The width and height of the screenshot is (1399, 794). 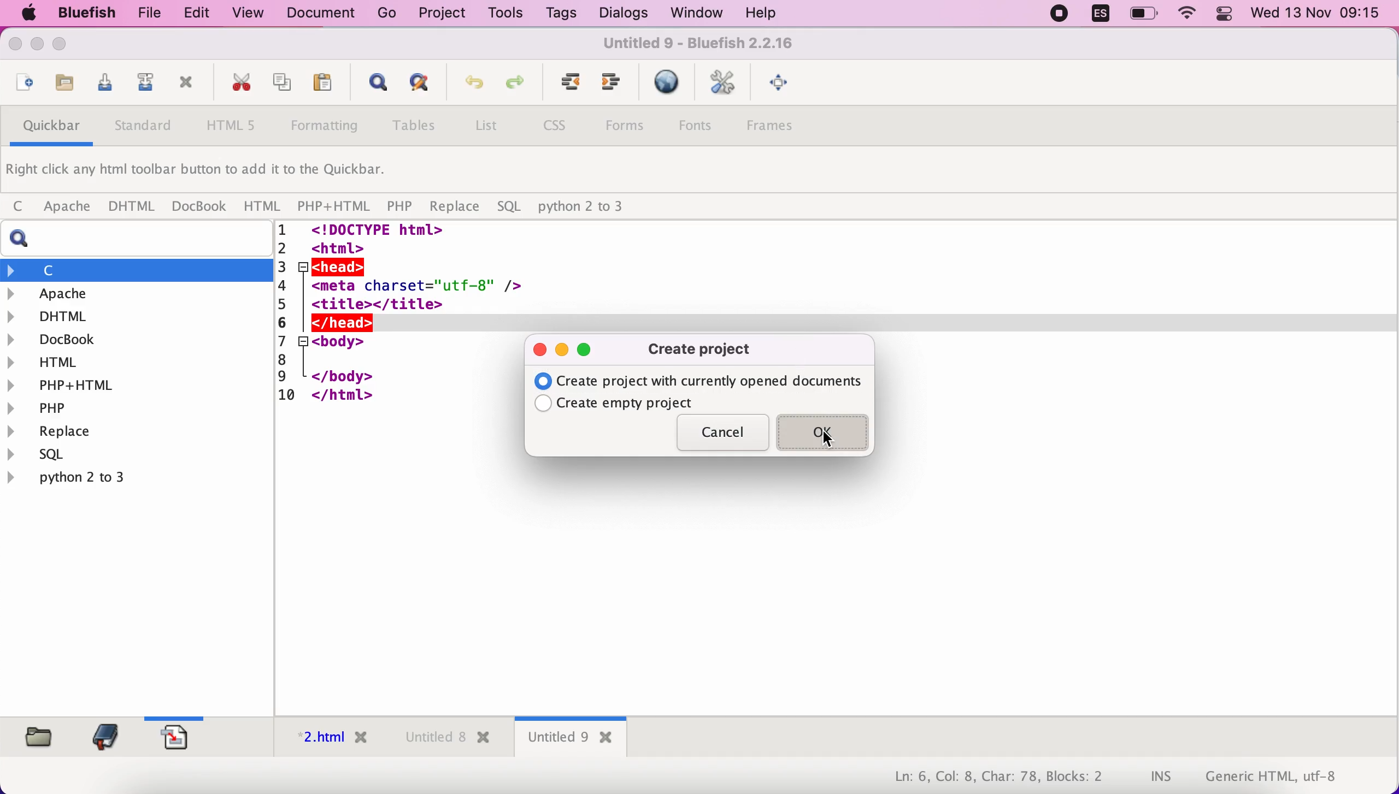 I want to click on cut, so click(x=237, y=84).